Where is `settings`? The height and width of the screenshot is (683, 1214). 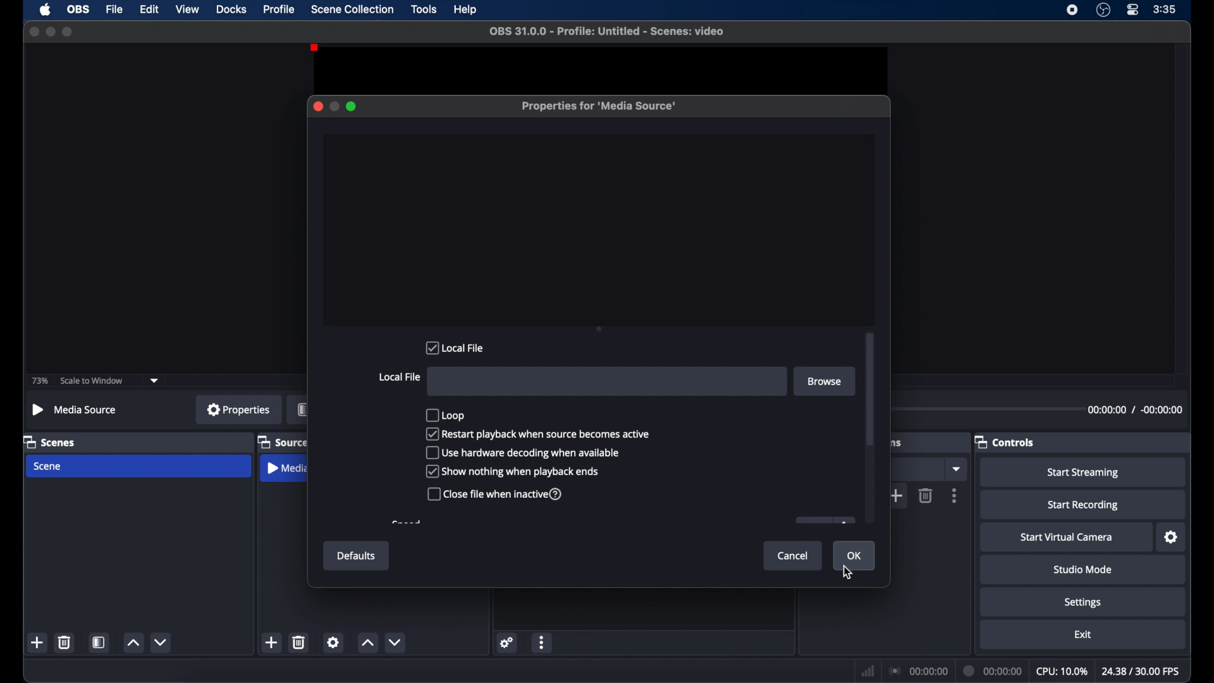
settings is located at coordinates (1171, 537).